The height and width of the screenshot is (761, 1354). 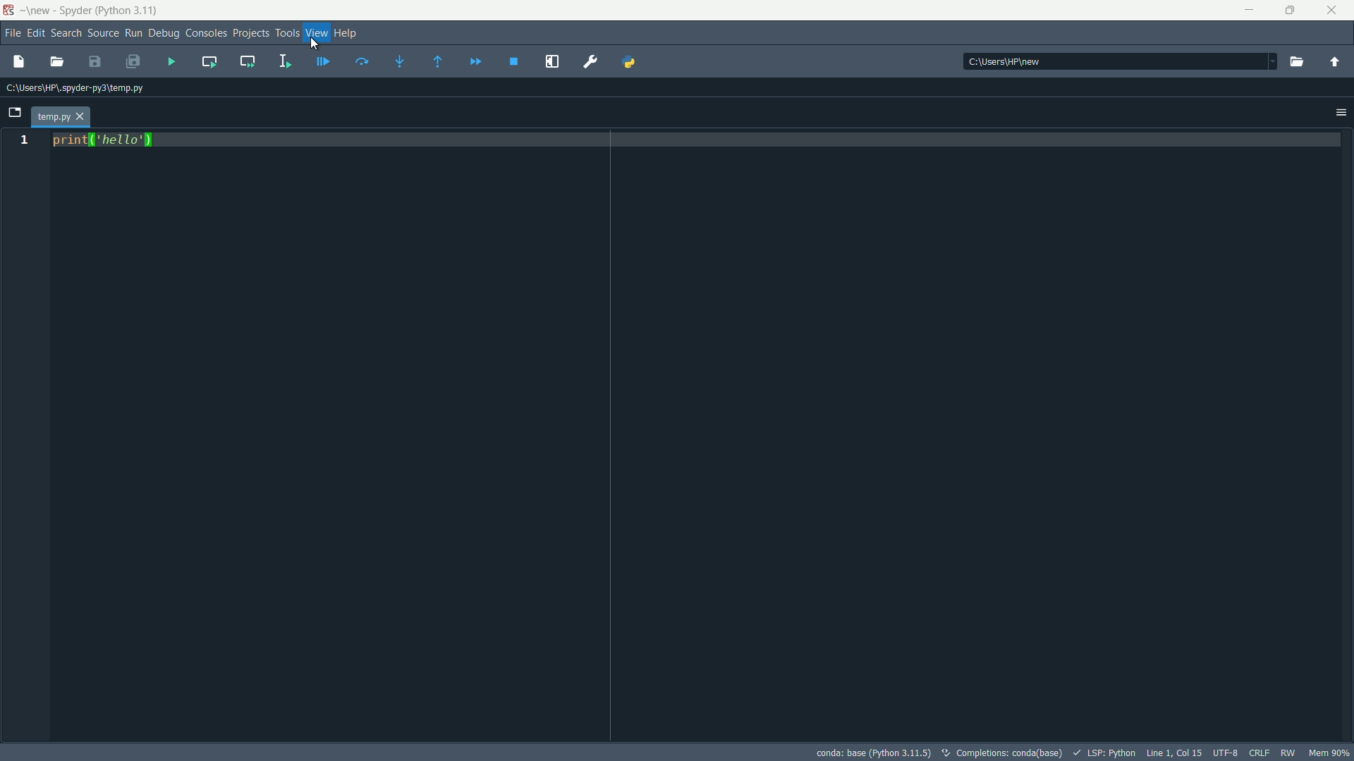 What do you see at coordinates (133, 34) in the screenshot?
I see `run menu` at bounding box center [133, 34].